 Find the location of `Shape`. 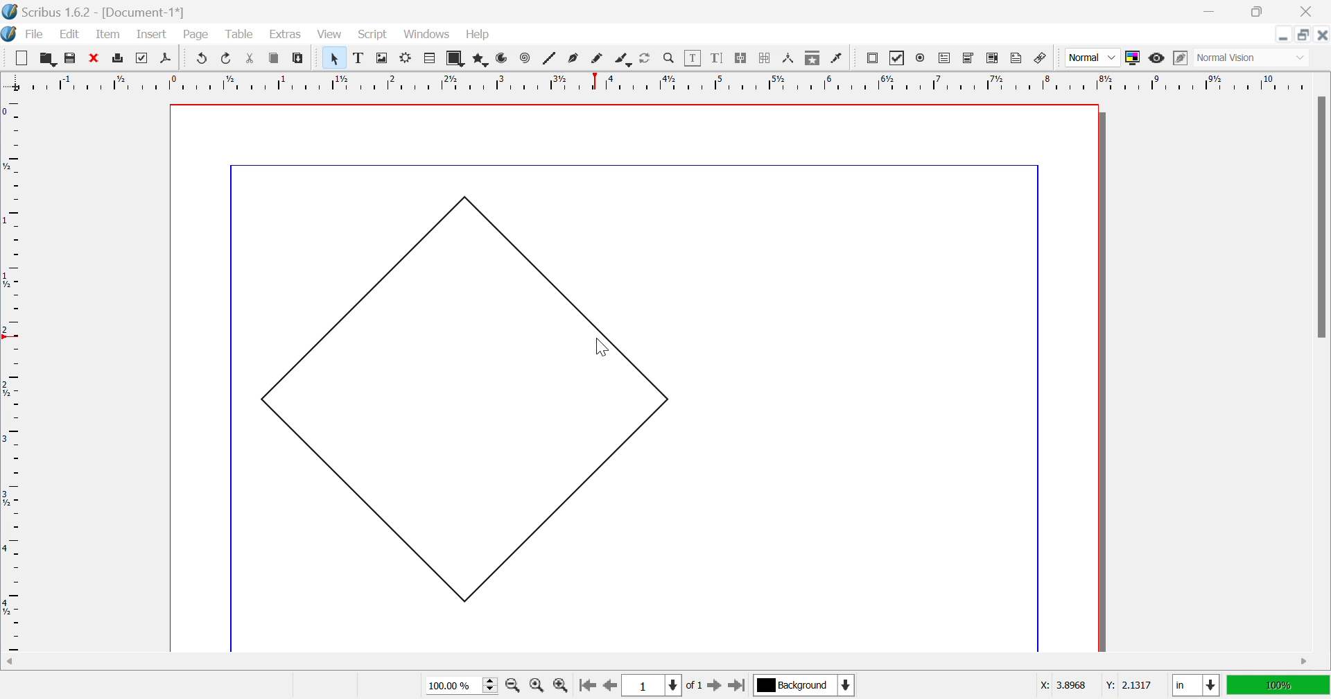

Shape is located at coordinates (458, 59).